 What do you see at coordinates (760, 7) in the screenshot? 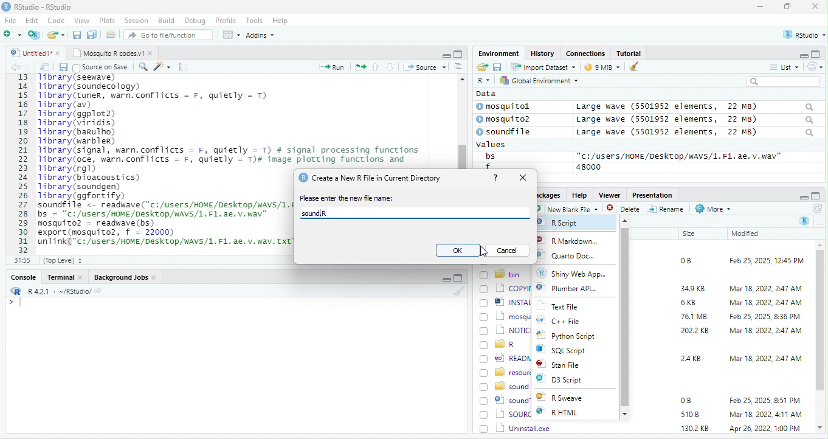
I see `minimize` at bounding box center [760, 7].